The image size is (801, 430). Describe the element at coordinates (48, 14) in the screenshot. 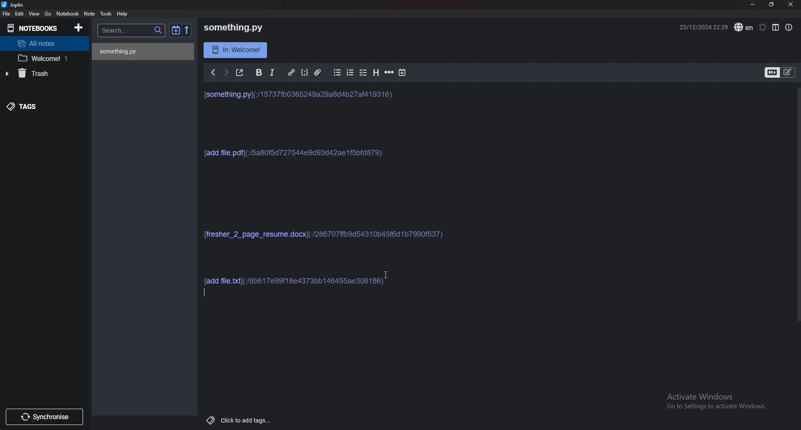

I see `go` at that location.